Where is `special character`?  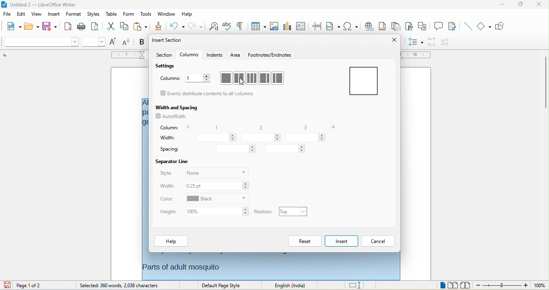
special character is located at coordinates (352, 26).